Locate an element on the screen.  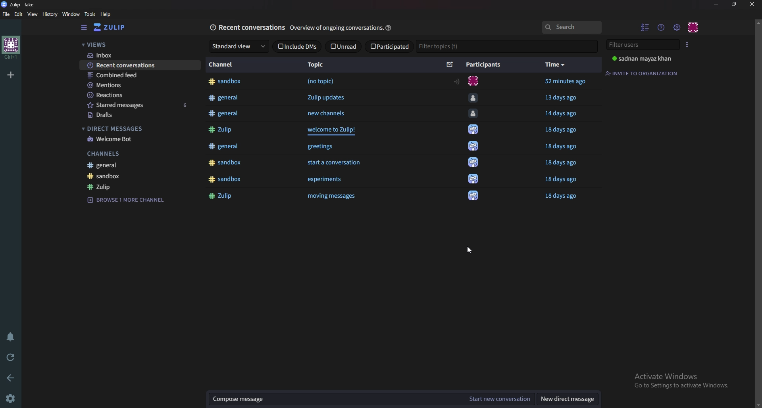
Range is located at coordinates (457, 82).